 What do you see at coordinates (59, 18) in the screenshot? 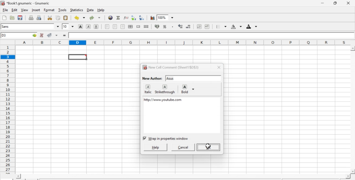
I see `Copy` at bounding box center [59, 18].